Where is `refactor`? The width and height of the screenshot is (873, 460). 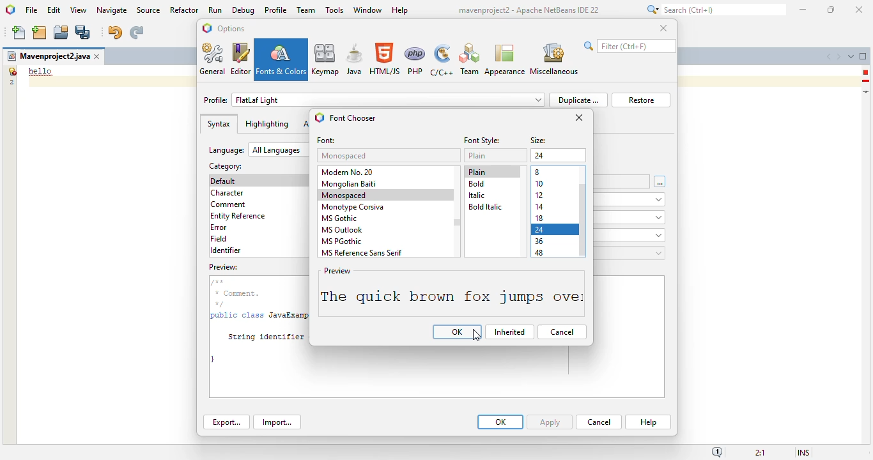
refactor is located at coordinates (185, 10).